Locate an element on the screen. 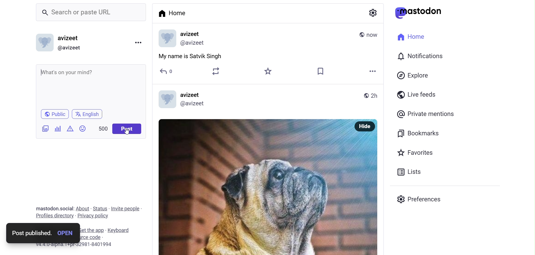 The height and width of the screenshot is (255, 535). name is located at coordinates (192, 34).